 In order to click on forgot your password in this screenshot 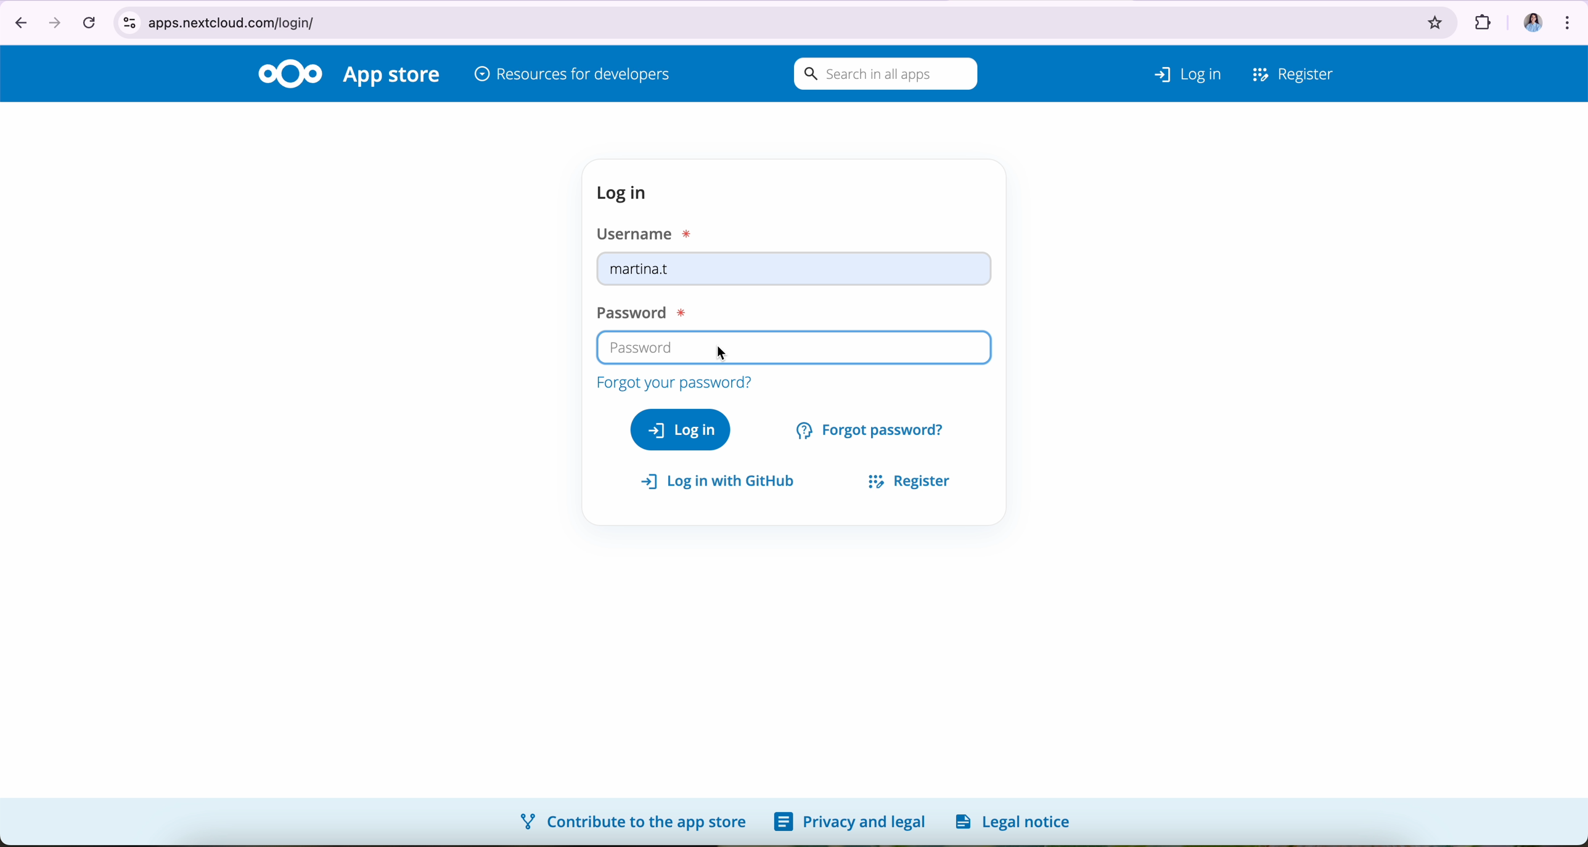, I will do `click(673, 381)`.